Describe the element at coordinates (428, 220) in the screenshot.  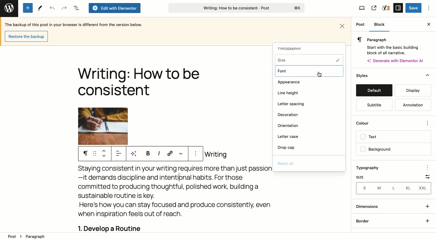
I see `+` at that location.